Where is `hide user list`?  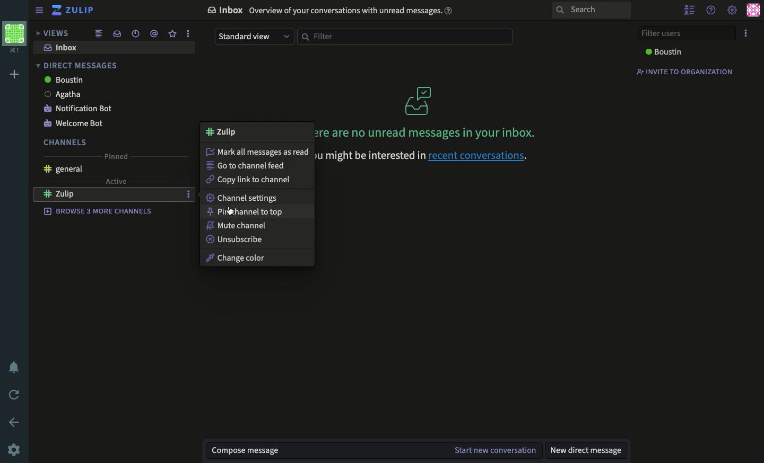 hide user list is located at coordinates (690, 11).